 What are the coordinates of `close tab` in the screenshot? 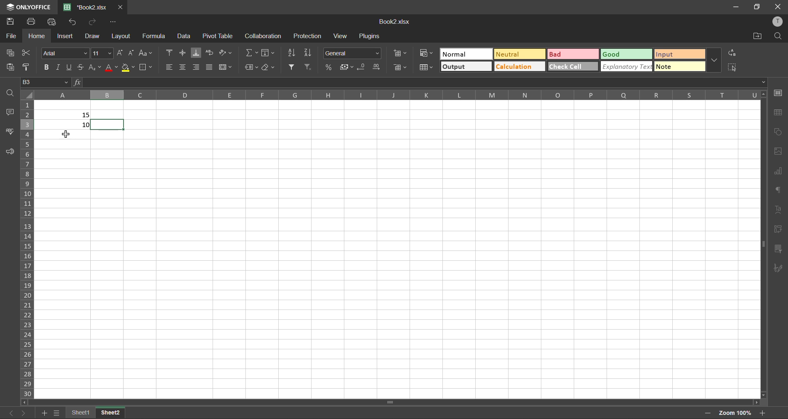 It's located at (120, 7).